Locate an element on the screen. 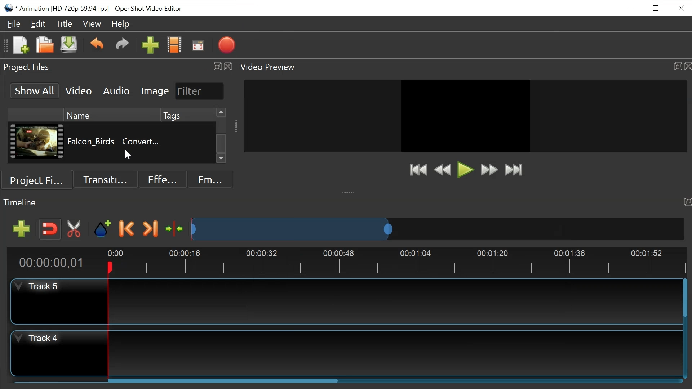 Image resolution: width=692 pixels, height=389 pixels. View is located at coordinates (92, 23).